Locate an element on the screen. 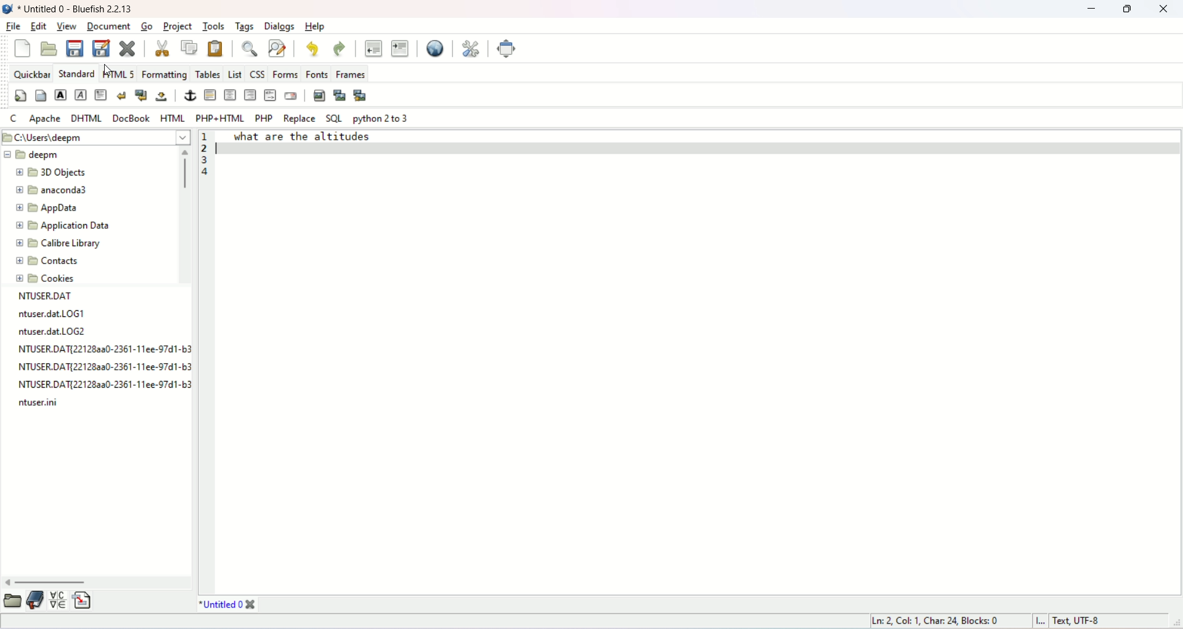 The height and width of the screenshot is (629, 1183). horizontal rule is located at coordinates (209, 95).